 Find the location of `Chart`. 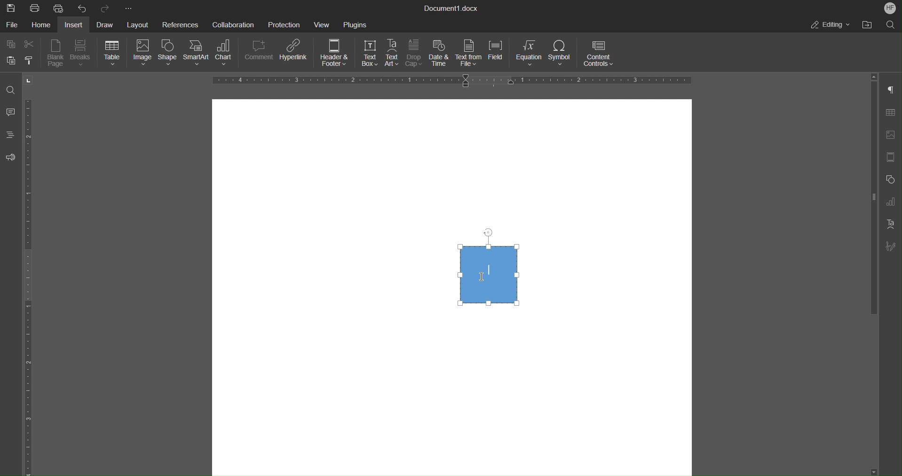

Chart is located at coordinates (228, 54).